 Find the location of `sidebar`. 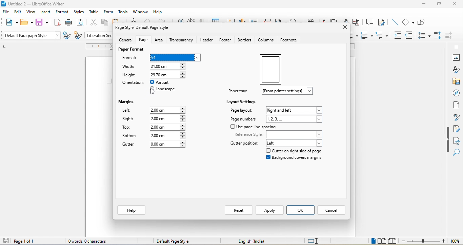

sidebar is located at coordinates (454, 46).